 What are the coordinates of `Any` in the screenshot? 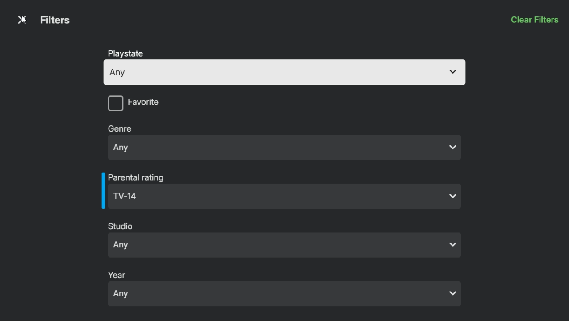 It's located at (281, 197).